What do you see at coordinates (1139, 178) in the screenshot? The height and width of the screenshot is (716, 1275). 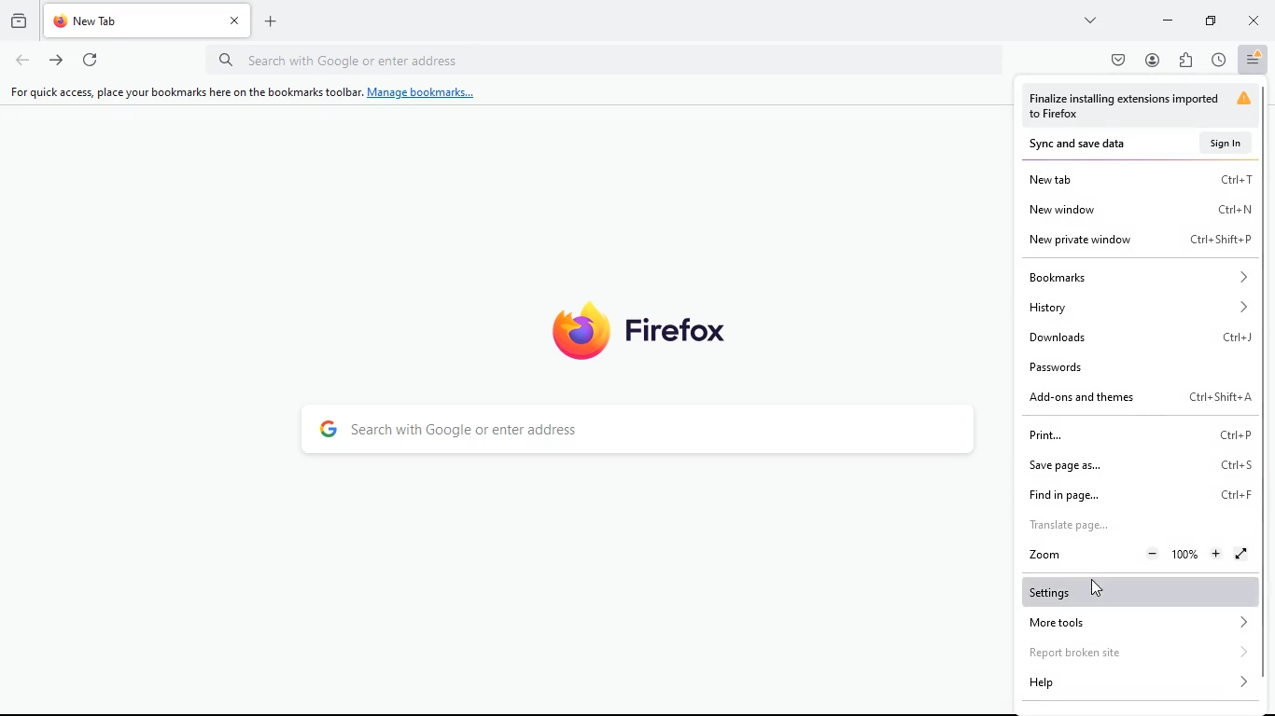 I see `new tab` at bounding box center [1139, 178].